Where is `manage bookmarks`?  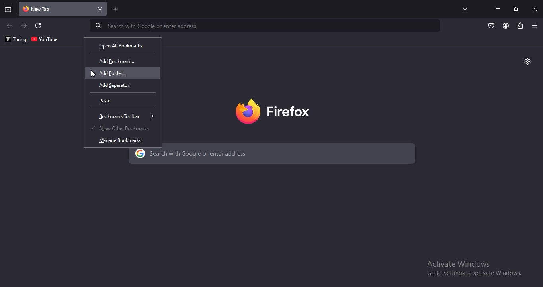
manage bookmarks is located at coordinates (121, 140).